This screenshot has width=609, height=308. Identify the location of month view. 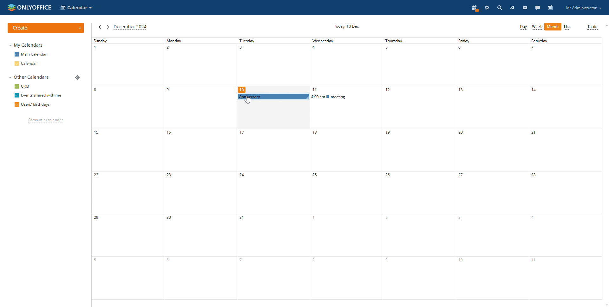
(553, 27).